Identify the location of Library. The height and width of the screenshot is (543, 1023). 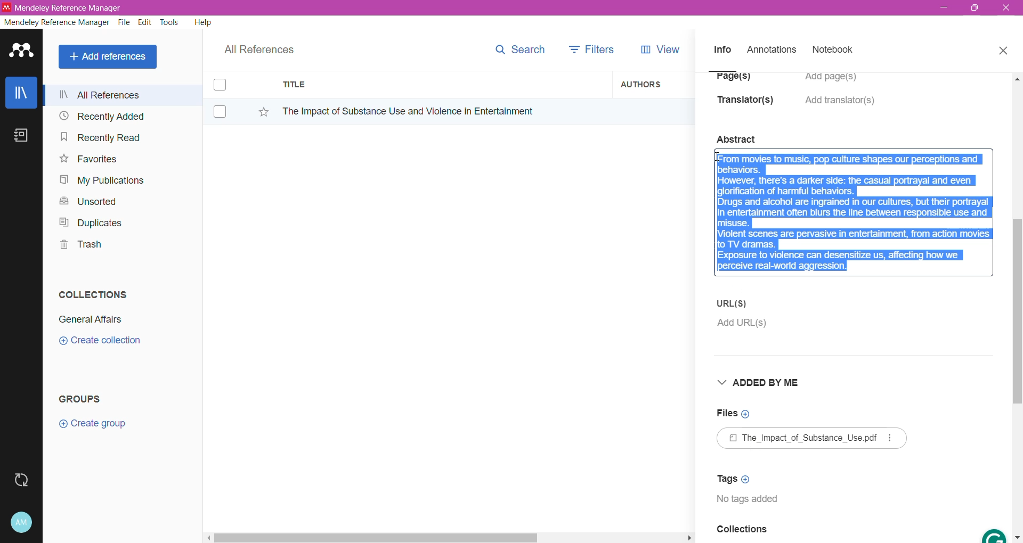
(21, 94).